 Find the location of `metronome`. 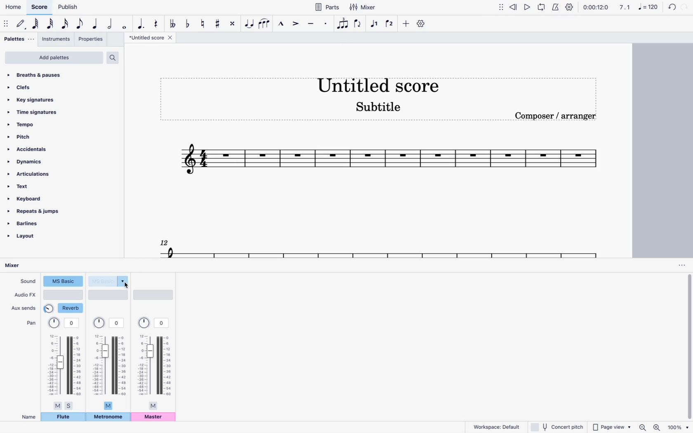

metronome is located at coordinates (557, 7).